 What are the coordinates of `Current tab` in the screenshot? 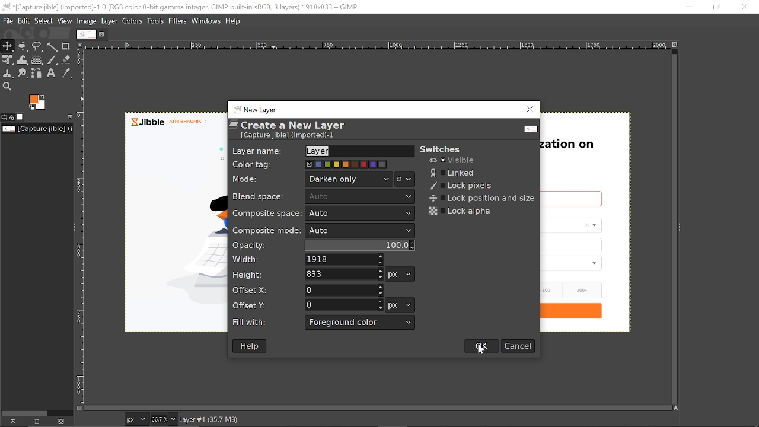 It's located at (87, 34).